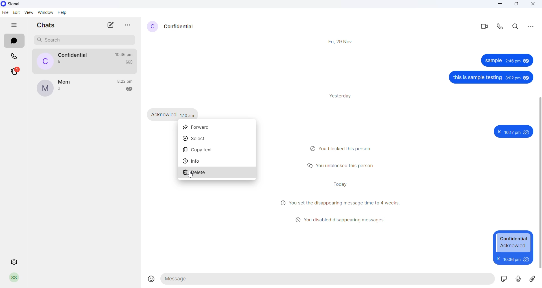 This screenshot has height=288, width=542. I want to click on this is sample testing, so click(478, 78).